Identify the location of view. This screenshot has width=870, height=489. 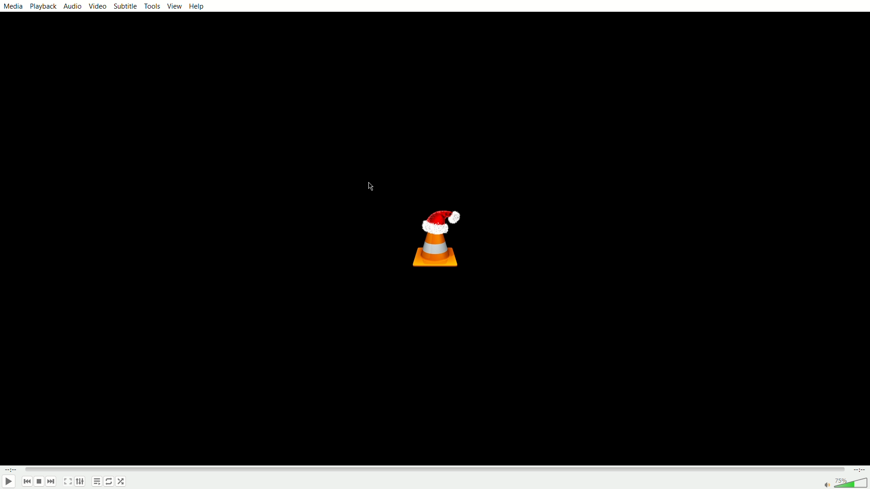
(174, 7).